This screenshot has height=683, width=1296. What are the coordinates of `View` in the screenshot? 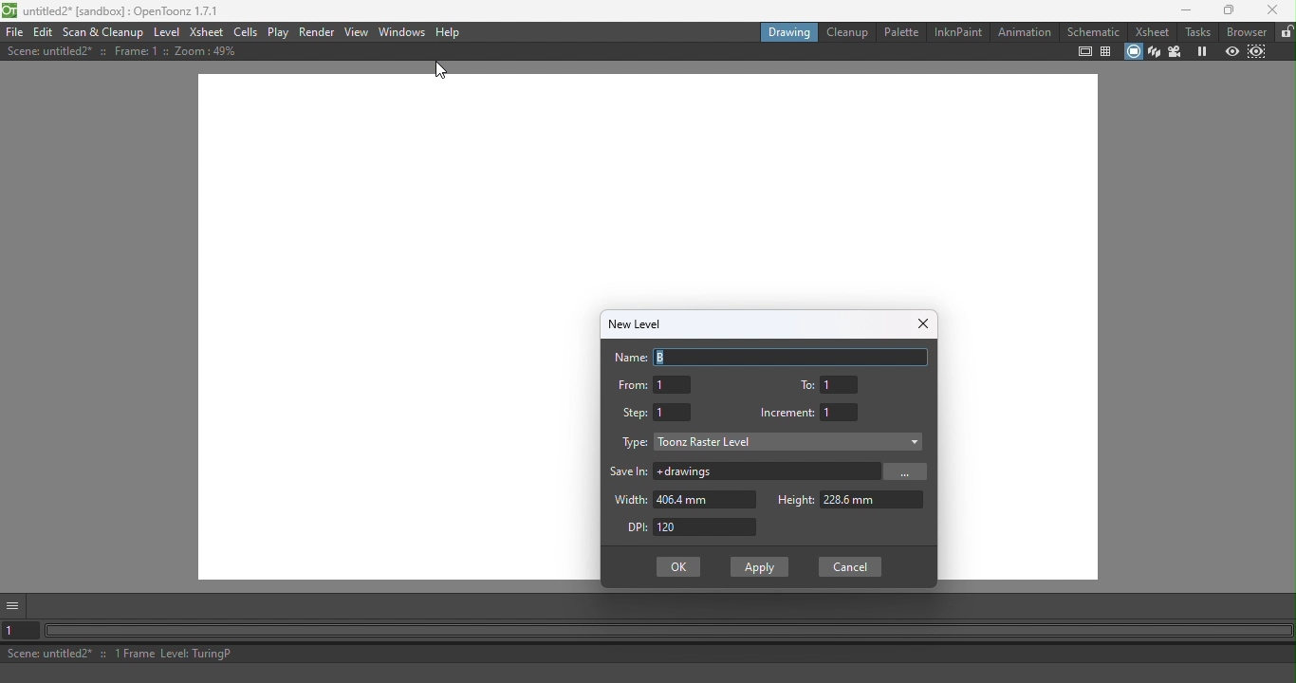 It's located at (357, 33).